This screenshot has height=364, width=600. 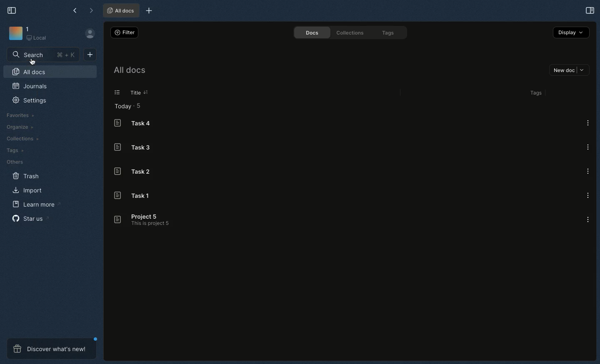 What do you see at coordinates (589, 194) in the screenshot?
I see `Options` at bounding box center [589, 194].